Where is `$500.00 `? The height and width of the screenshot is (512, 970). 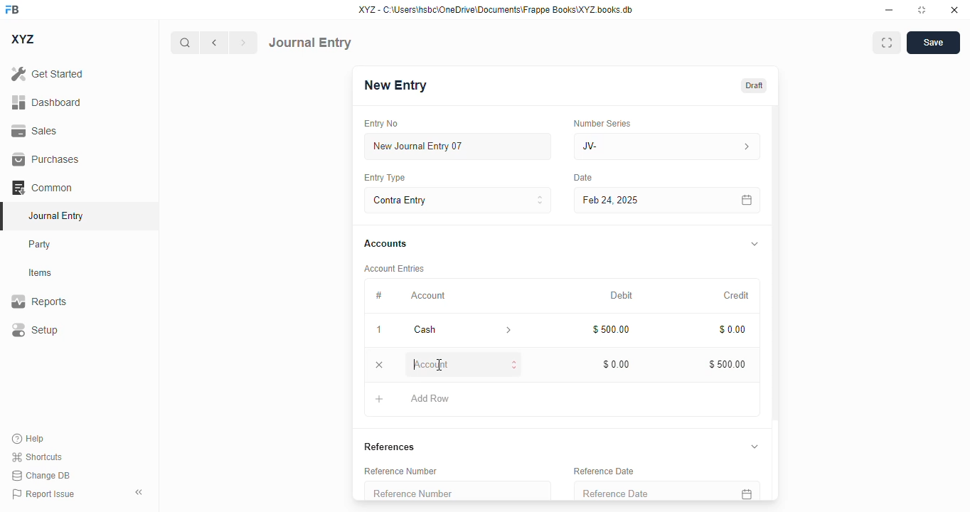 $500.00  is located at coordinates (612, 330).